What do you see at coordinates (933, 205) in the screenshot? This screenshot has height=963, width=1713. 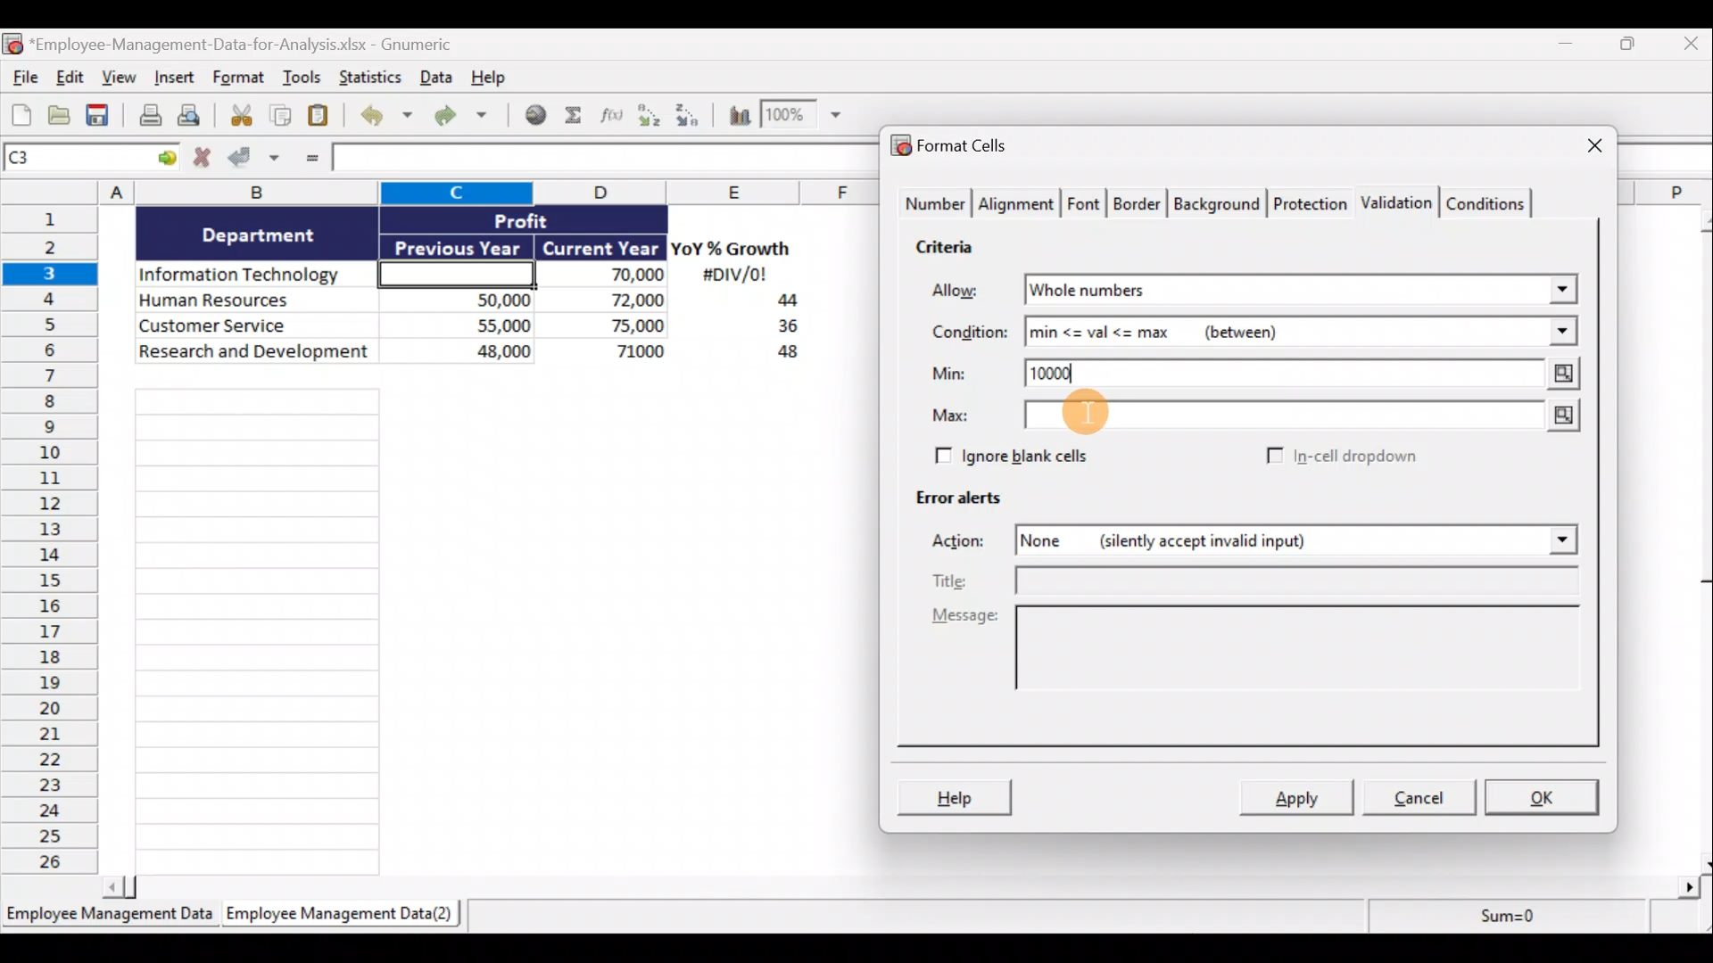 I see `Number` at bounding box center [933, 205].